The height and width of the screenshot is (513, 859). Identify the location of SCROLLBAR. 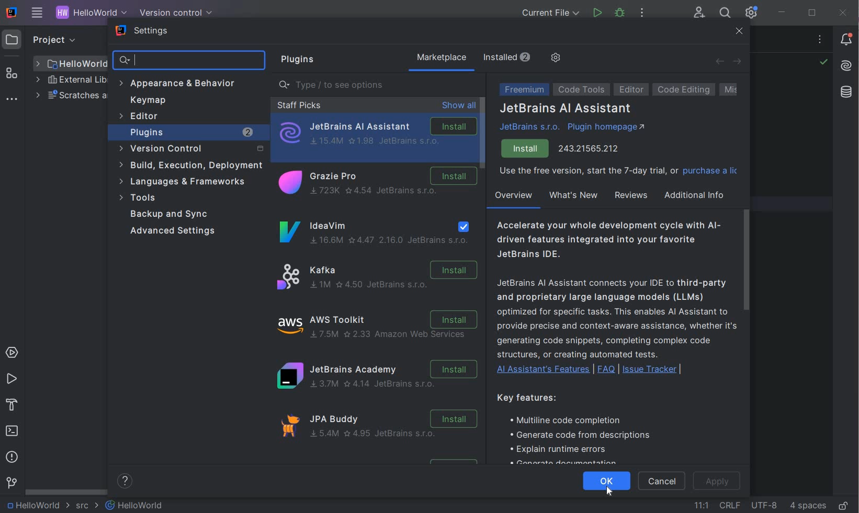
(64, 492).